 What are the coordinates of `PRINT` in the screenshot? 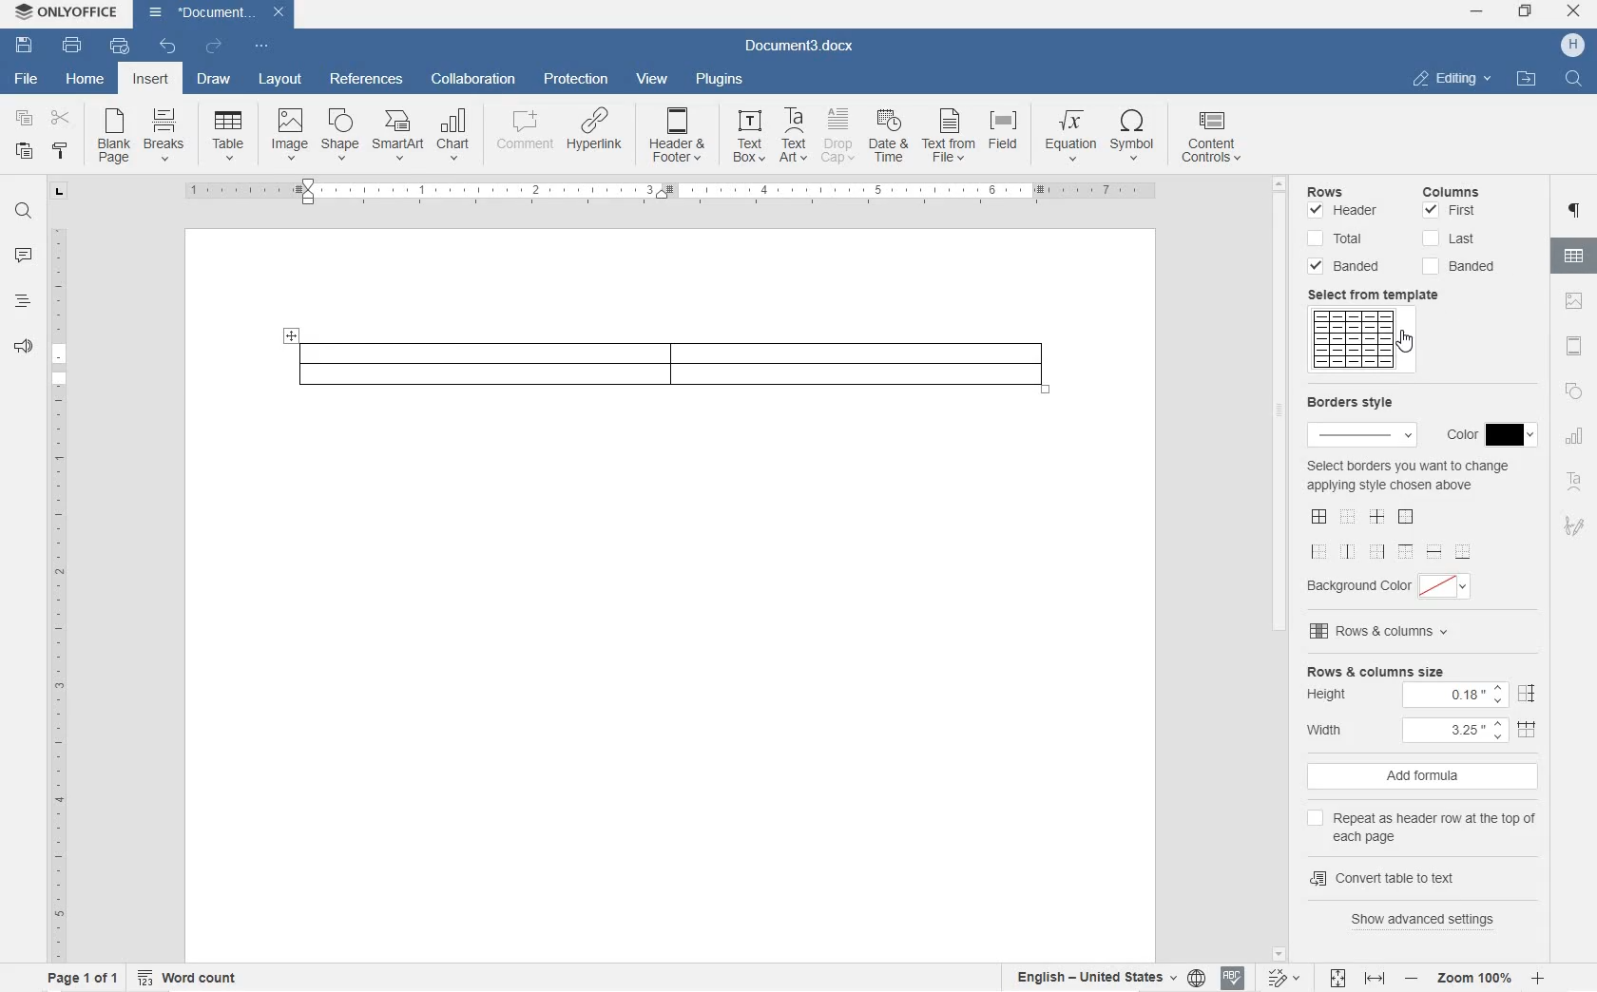 It's located at (73, 45).